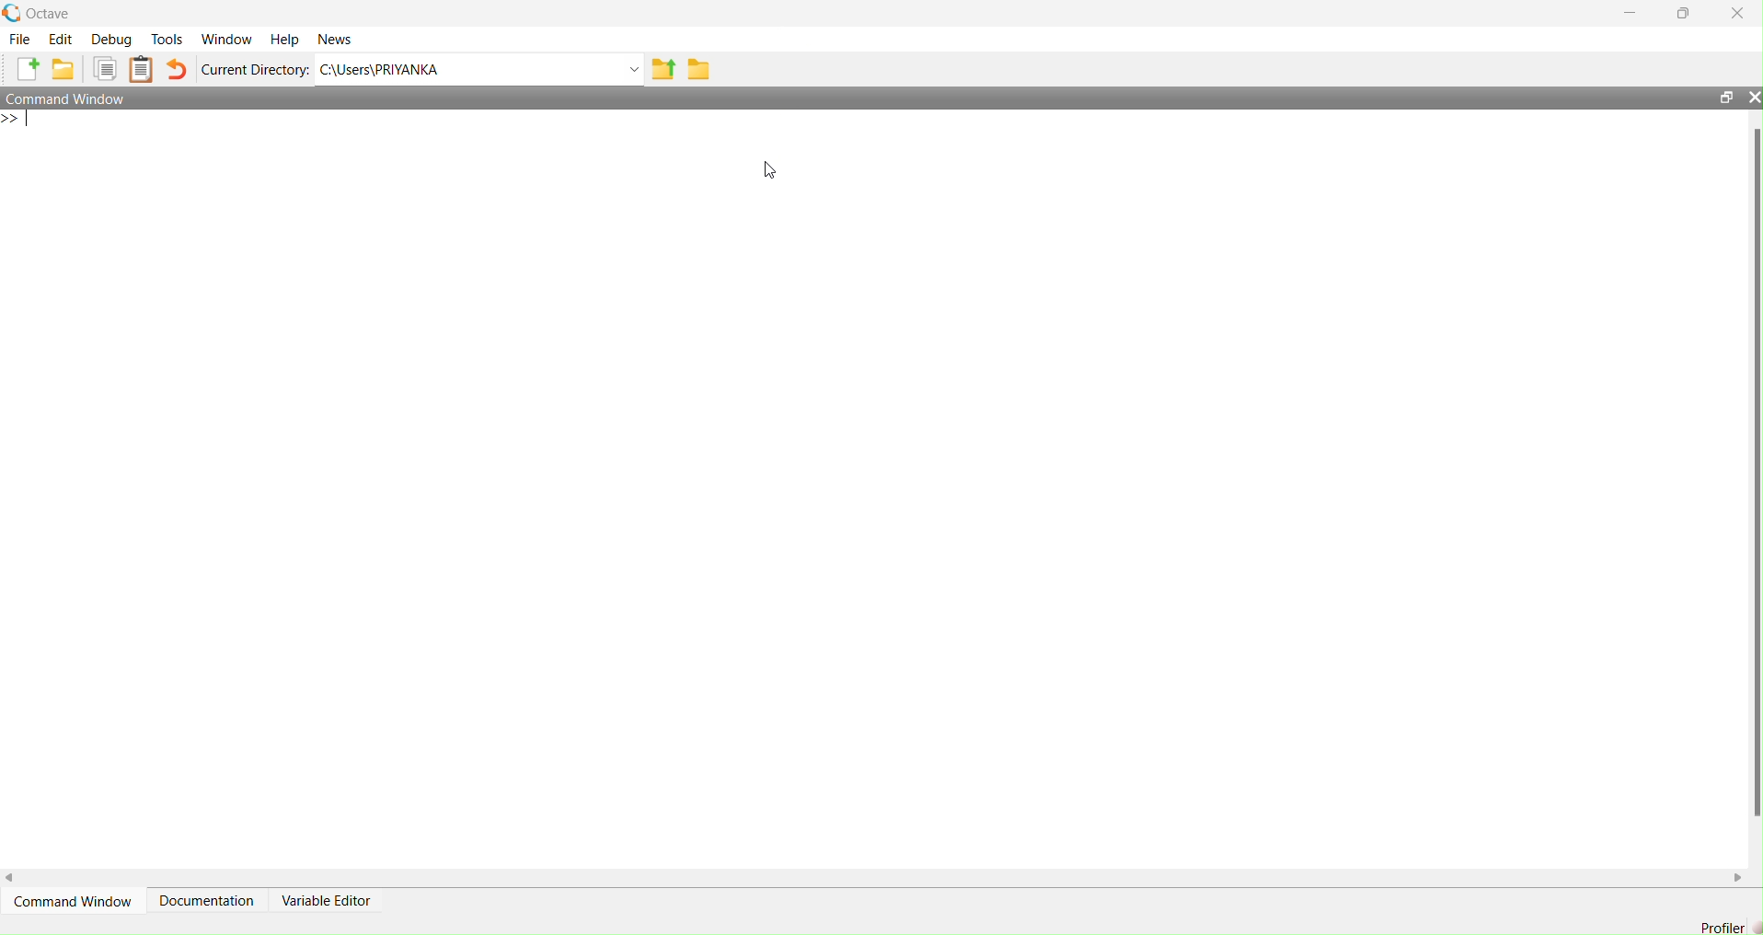 Image resolution: width=1763 pixels, height=935 pixels. What do you see at coordinates (165, 40) in the screenshot?
I see `Tools` at bounding box center [165, 40].